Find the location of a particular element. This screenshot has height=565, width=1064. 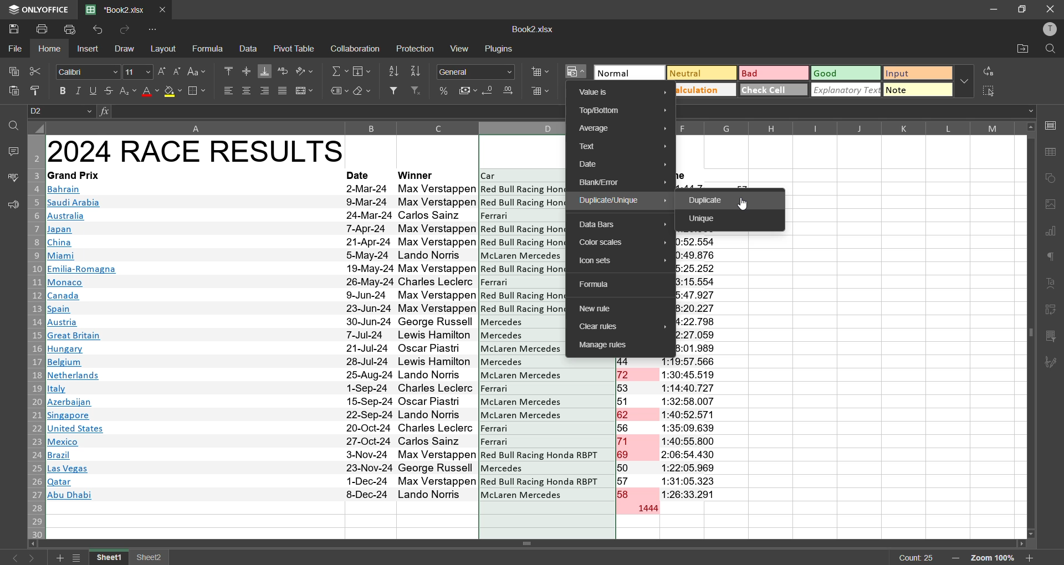

decrease decimal is located at coordinates (490, 92).